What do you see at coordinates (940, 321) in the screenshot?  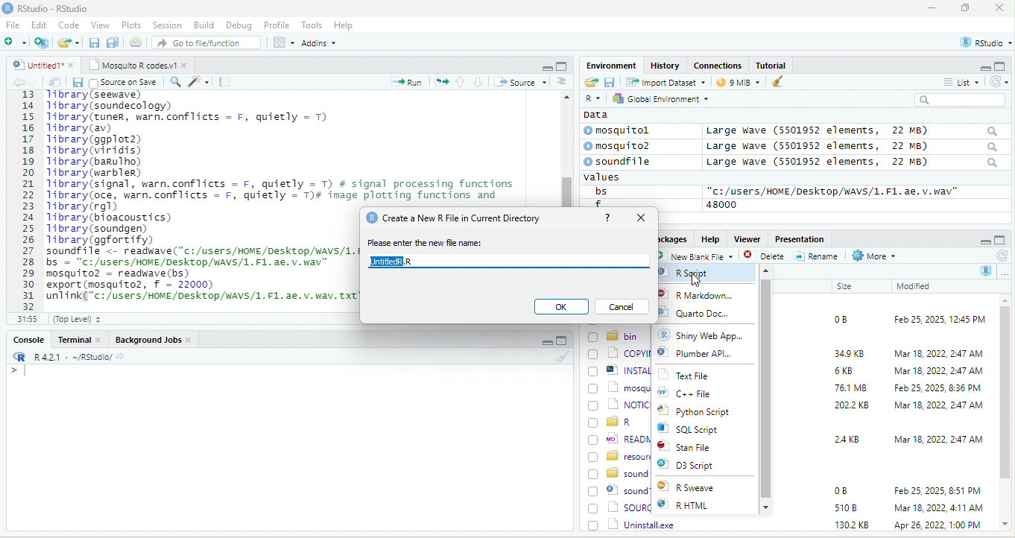 I see `Feb 25, 2025, 12:45 PM` at bounding box center [940, 321].